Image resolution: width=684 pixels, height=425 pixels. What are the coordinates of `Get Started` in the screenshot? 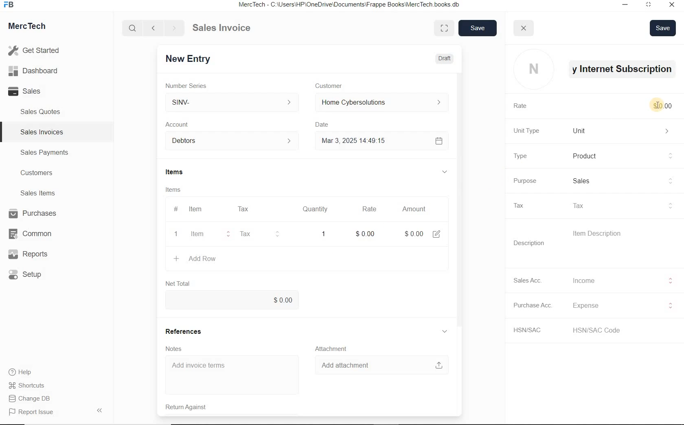 It's located at (37, 50).